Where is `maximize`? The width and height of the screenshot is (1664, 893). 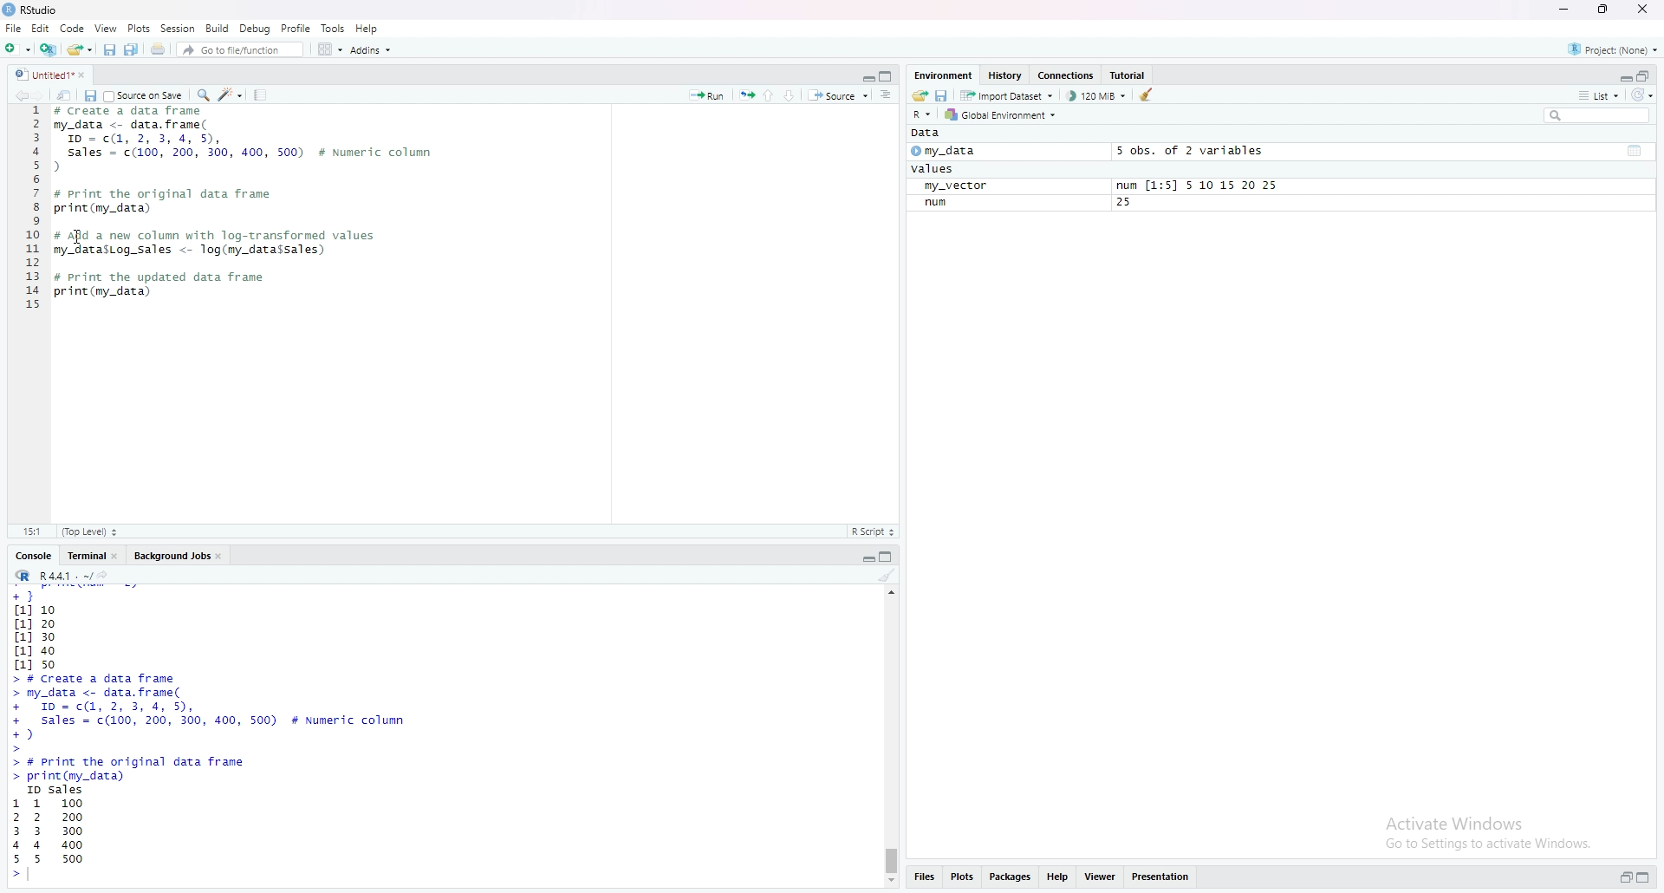 maximize is located at coordinates (1611, 11).